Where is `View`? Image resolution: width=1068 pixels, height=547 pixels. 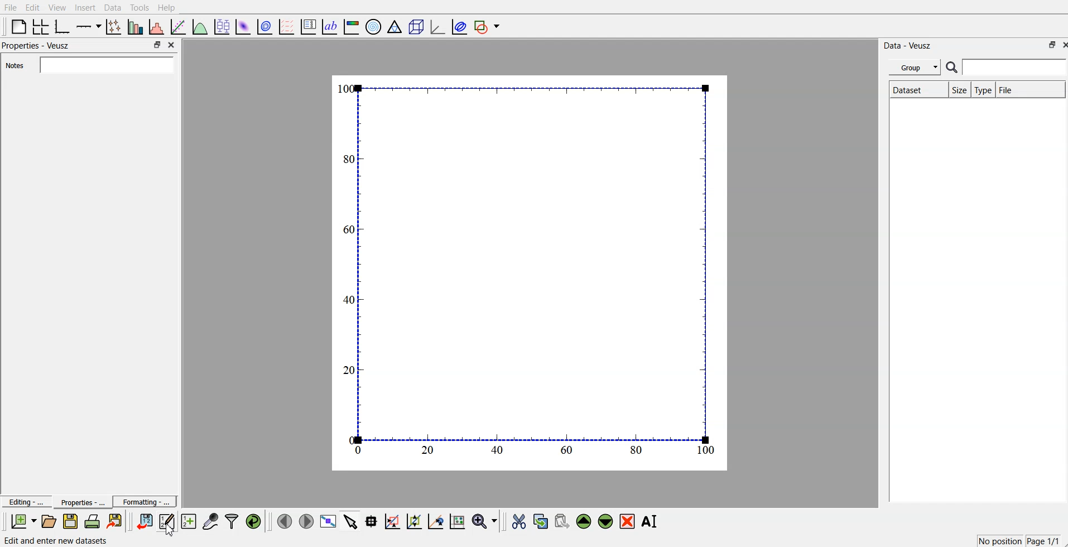 View is located at coordinates (57, 7).